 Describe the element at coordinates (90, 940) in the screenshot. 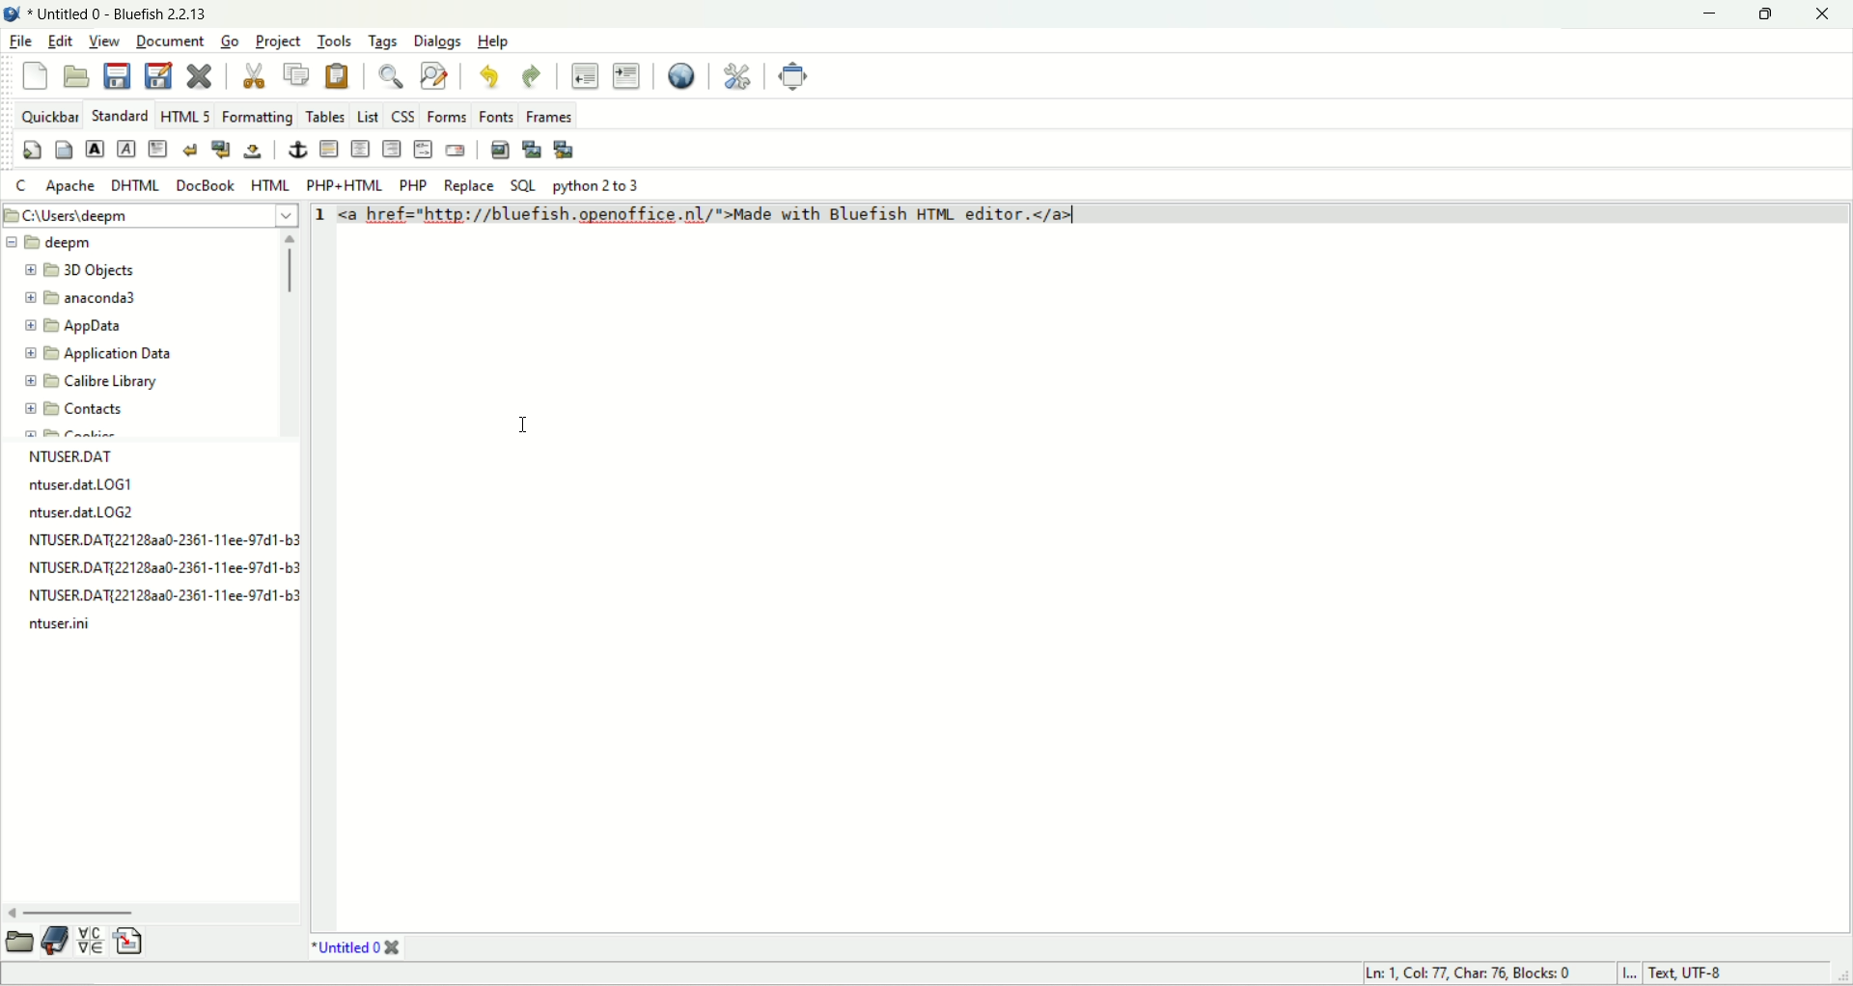

I see `insert special character` at that location.